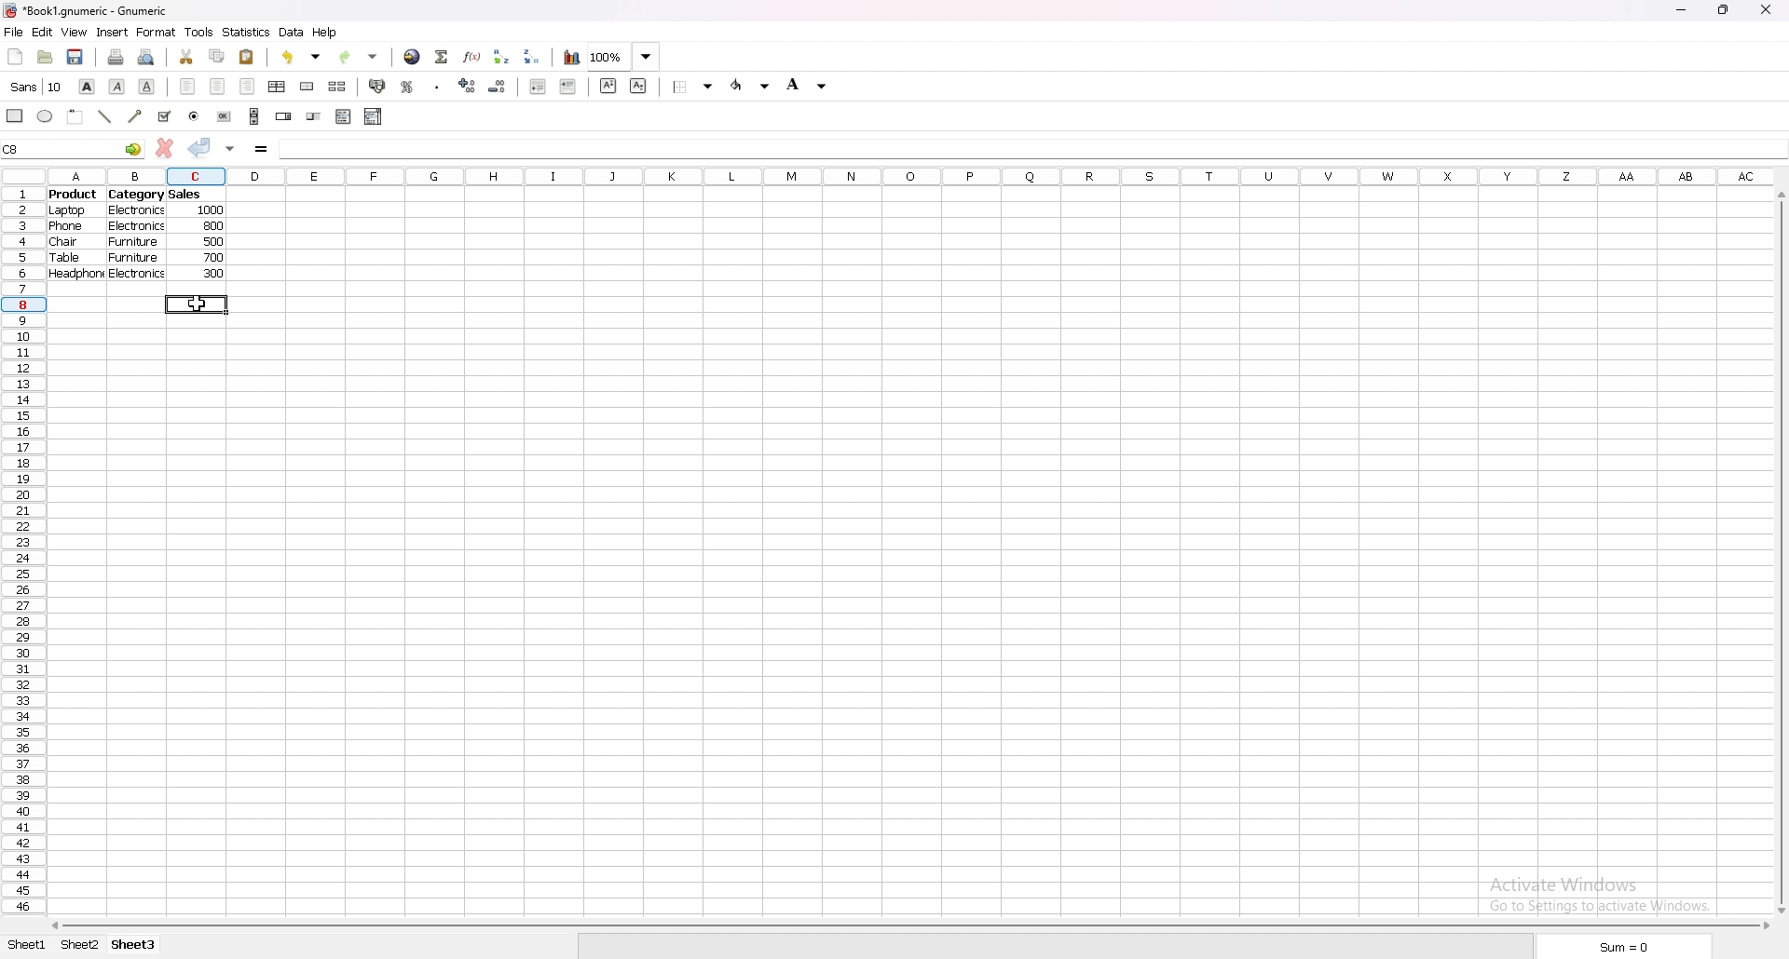  What do you see at coordinates (76, 275) in the screenshot?
I see `headphone` at bounding box center [76, 275].